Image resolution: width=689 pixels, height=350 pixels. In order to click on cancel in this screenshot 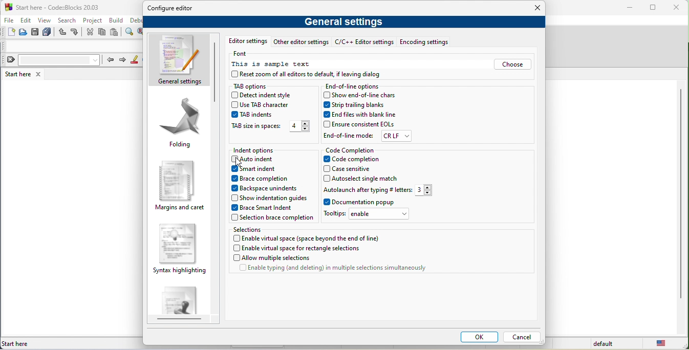, I will do `click(521, 336)`.